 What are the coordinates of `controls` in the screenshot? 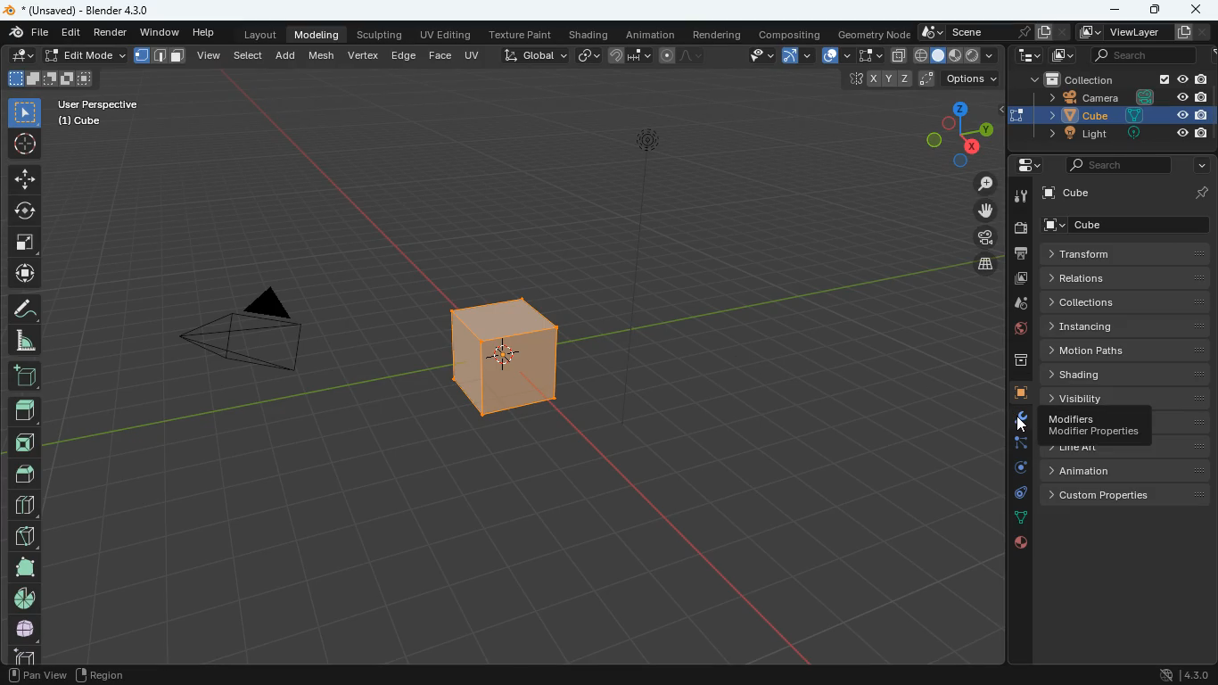 It's located at (1015, 495).